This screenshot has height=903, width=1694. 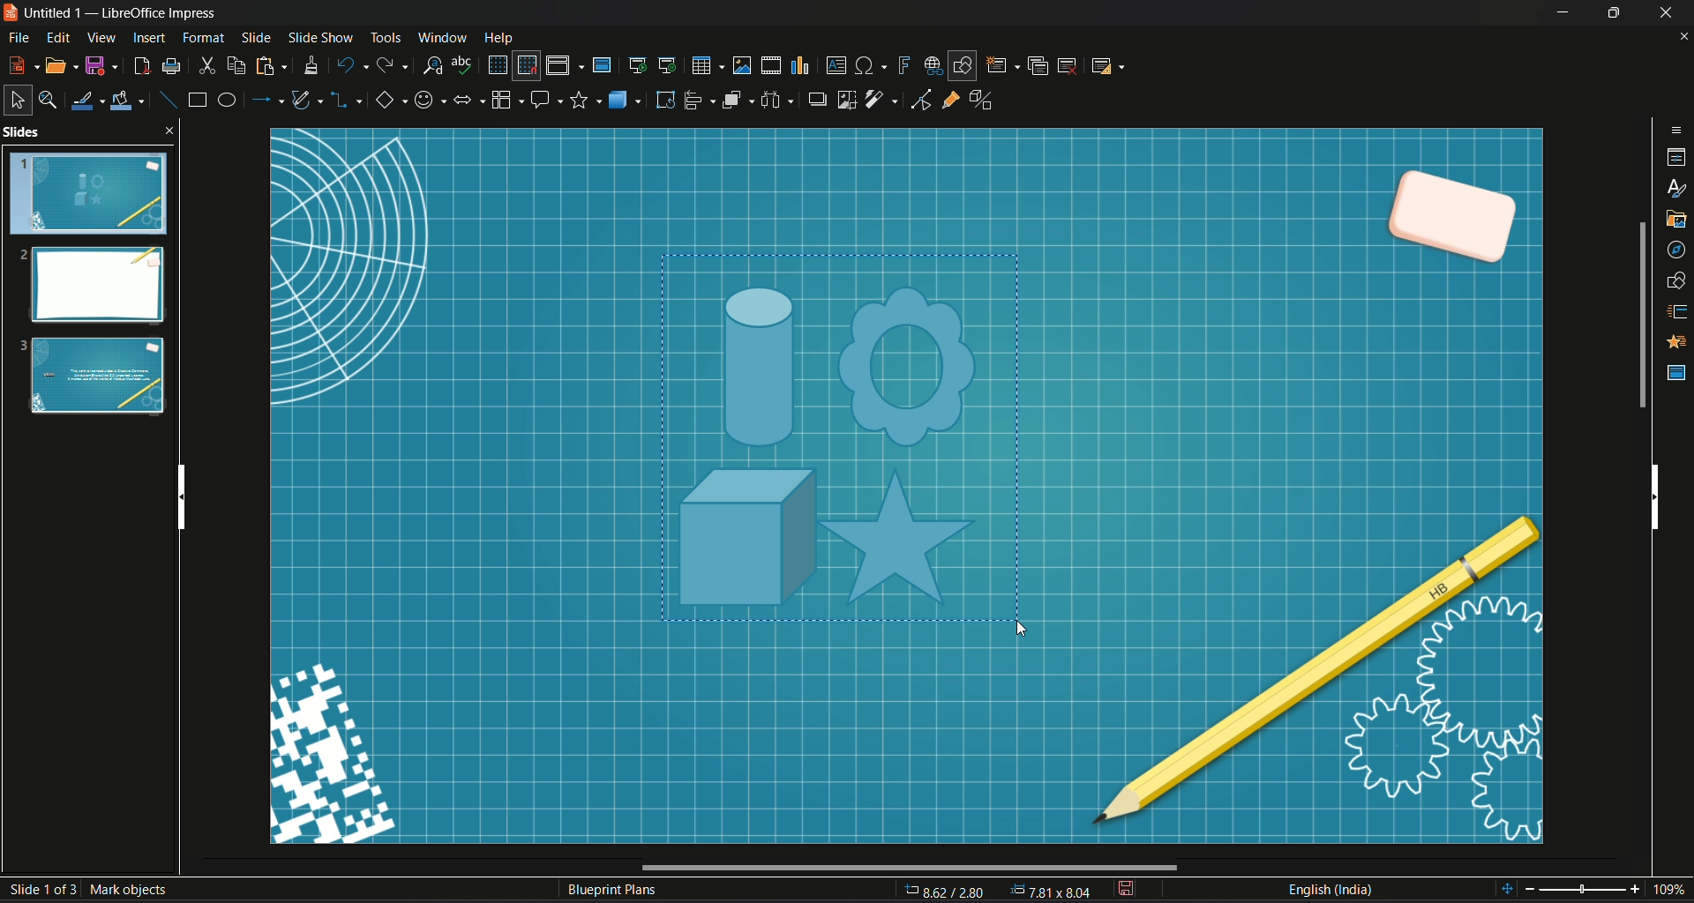 I want to click on Animation, so click(x=1678, y=342).